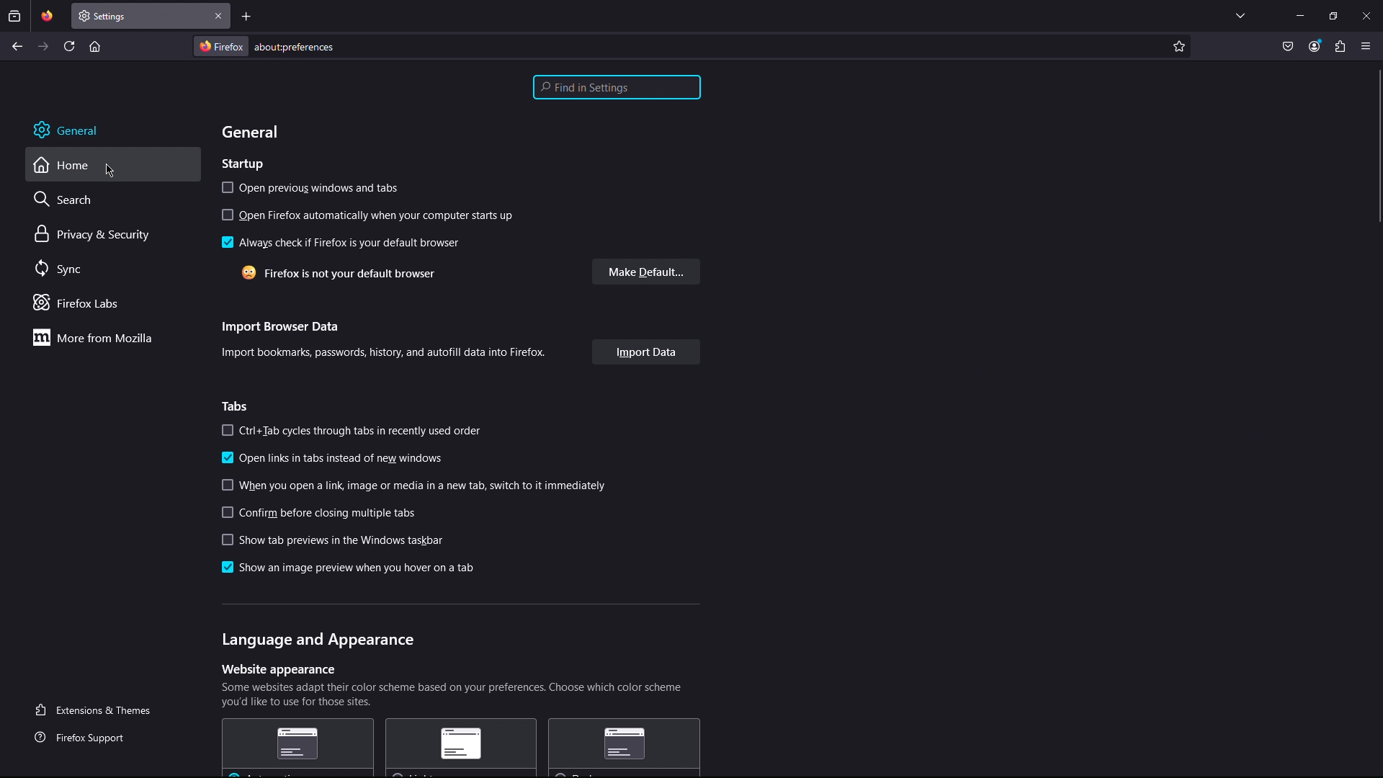 The image size is (1383, 778). I want to click on Maximize, so click(1333, 15).